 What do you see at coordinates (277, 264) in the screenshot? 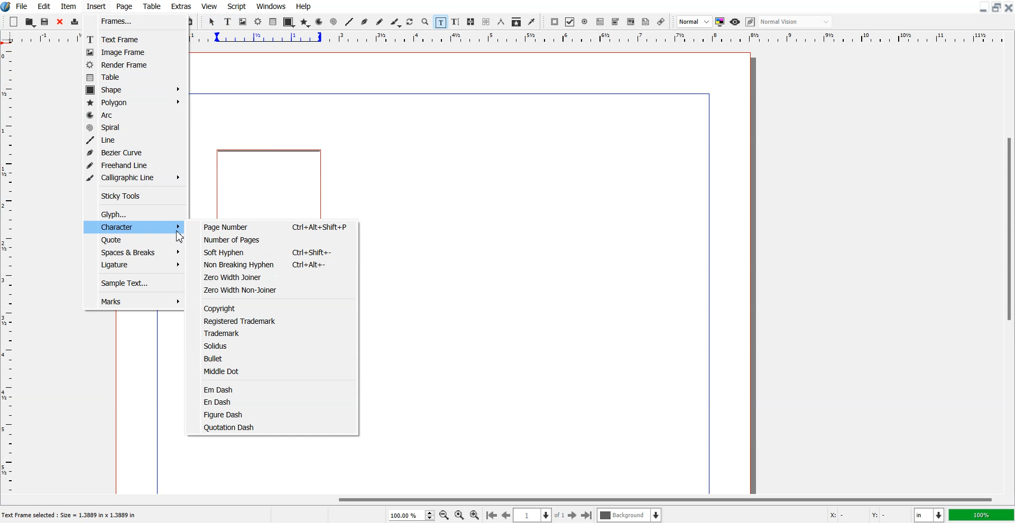
I see `Non Breaking Hyphen` at bounding box center [277, 264].